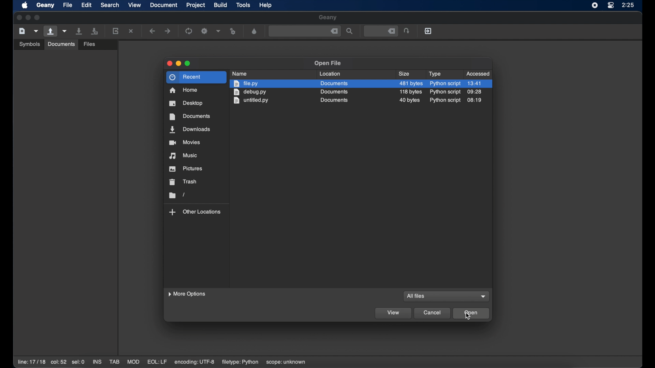 This screenshot has height=368, width=655. Describe the element at coordinates (168, 31) in the screenshot. I see `navigate forward a location` at that location.